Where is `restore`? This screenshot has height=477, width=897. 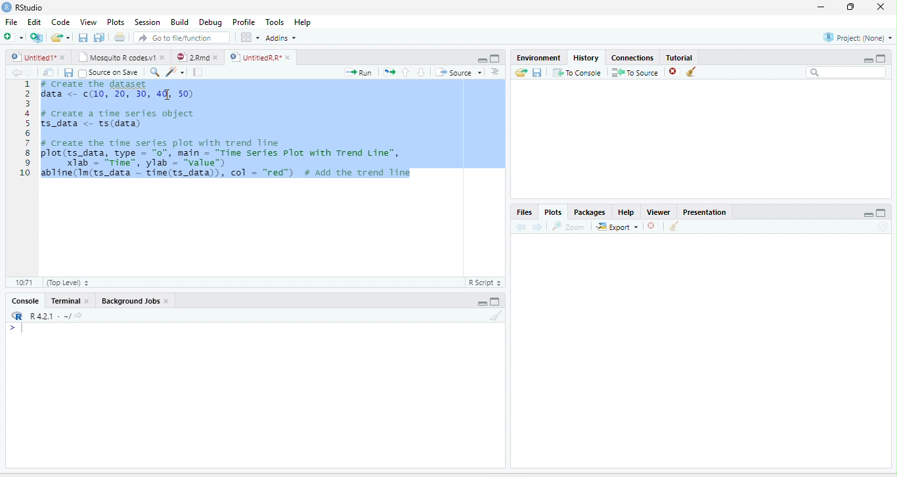 restore is located at coordinates (851, 7).